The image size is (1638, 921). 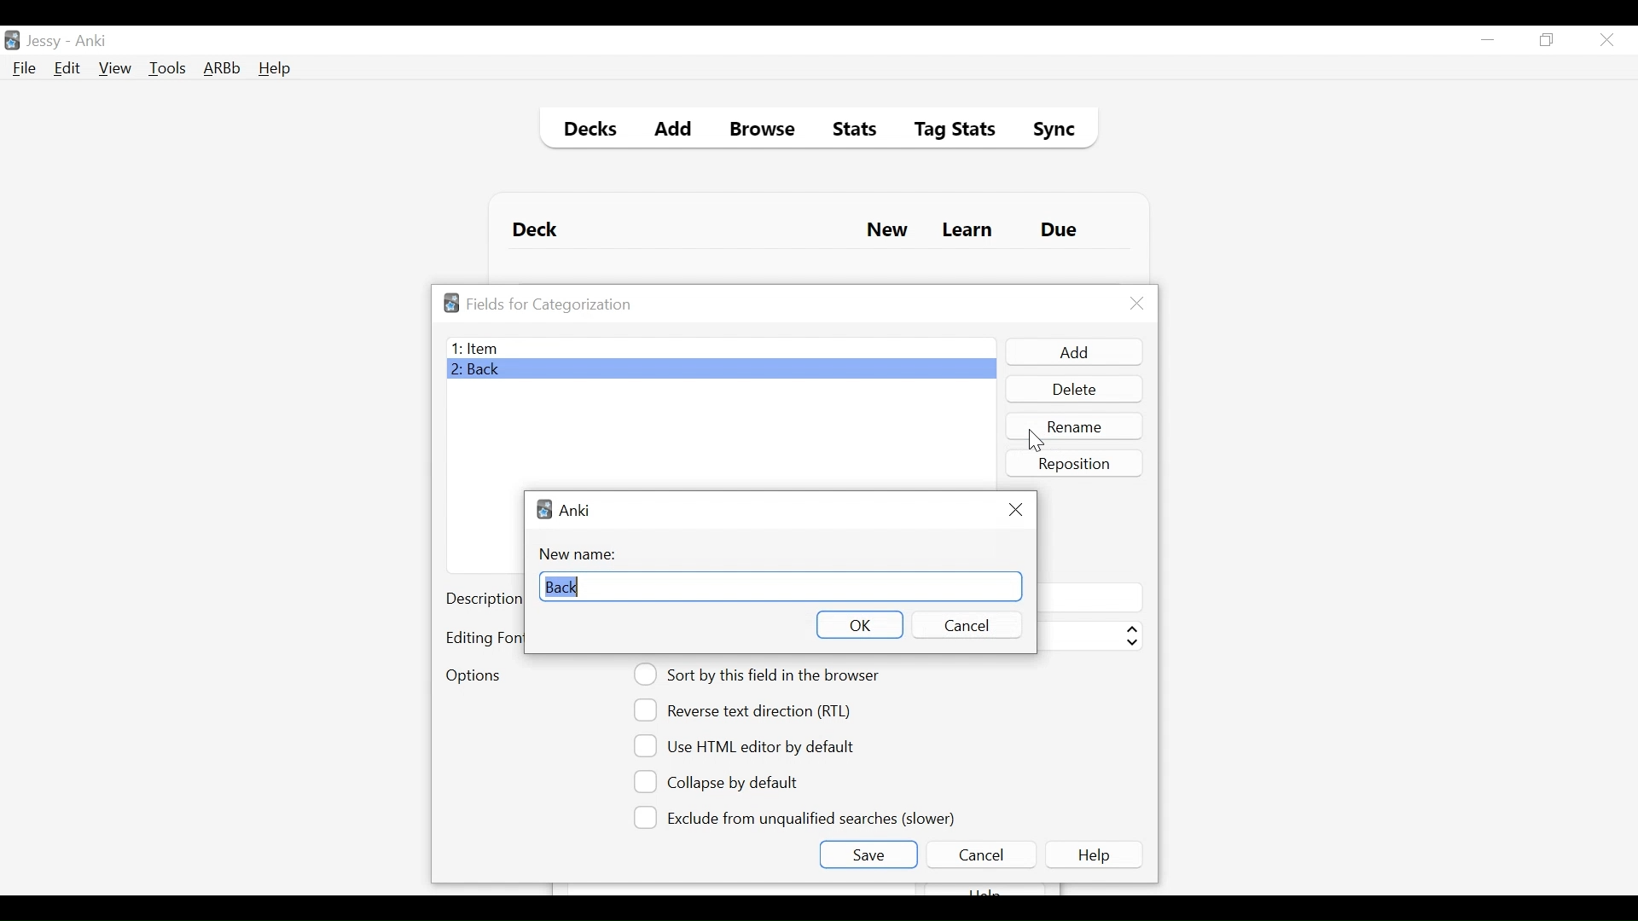 What do you see at coordinates (549, 304) in the screenshot?
I see `Field for Categorization` at bounding box center [549, 304].